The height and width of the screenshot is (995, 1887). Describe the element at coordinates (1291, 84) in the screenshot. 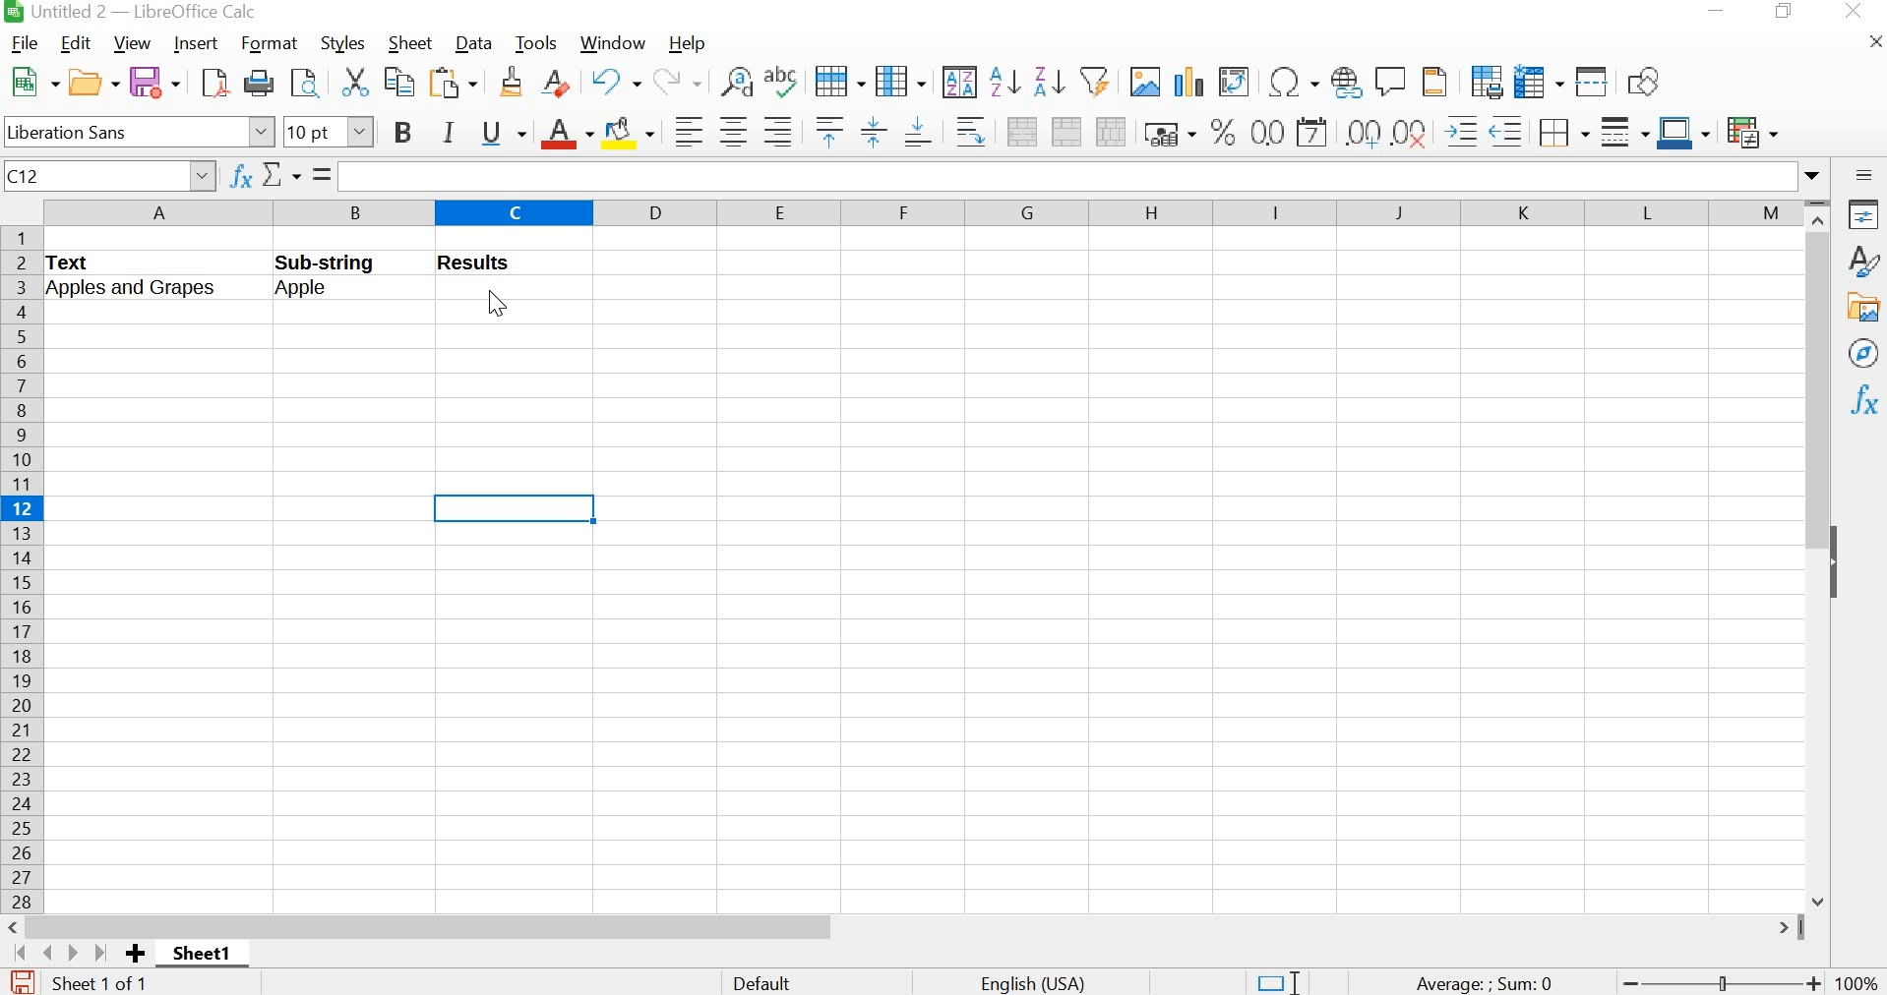

I see `insert special characters` at that location.